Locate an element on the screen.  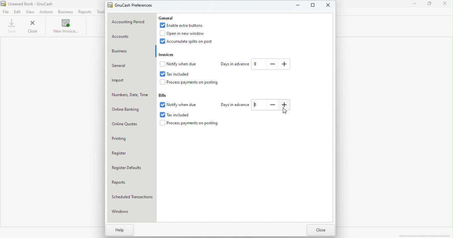
Windows is located at coordinates (131, 211).